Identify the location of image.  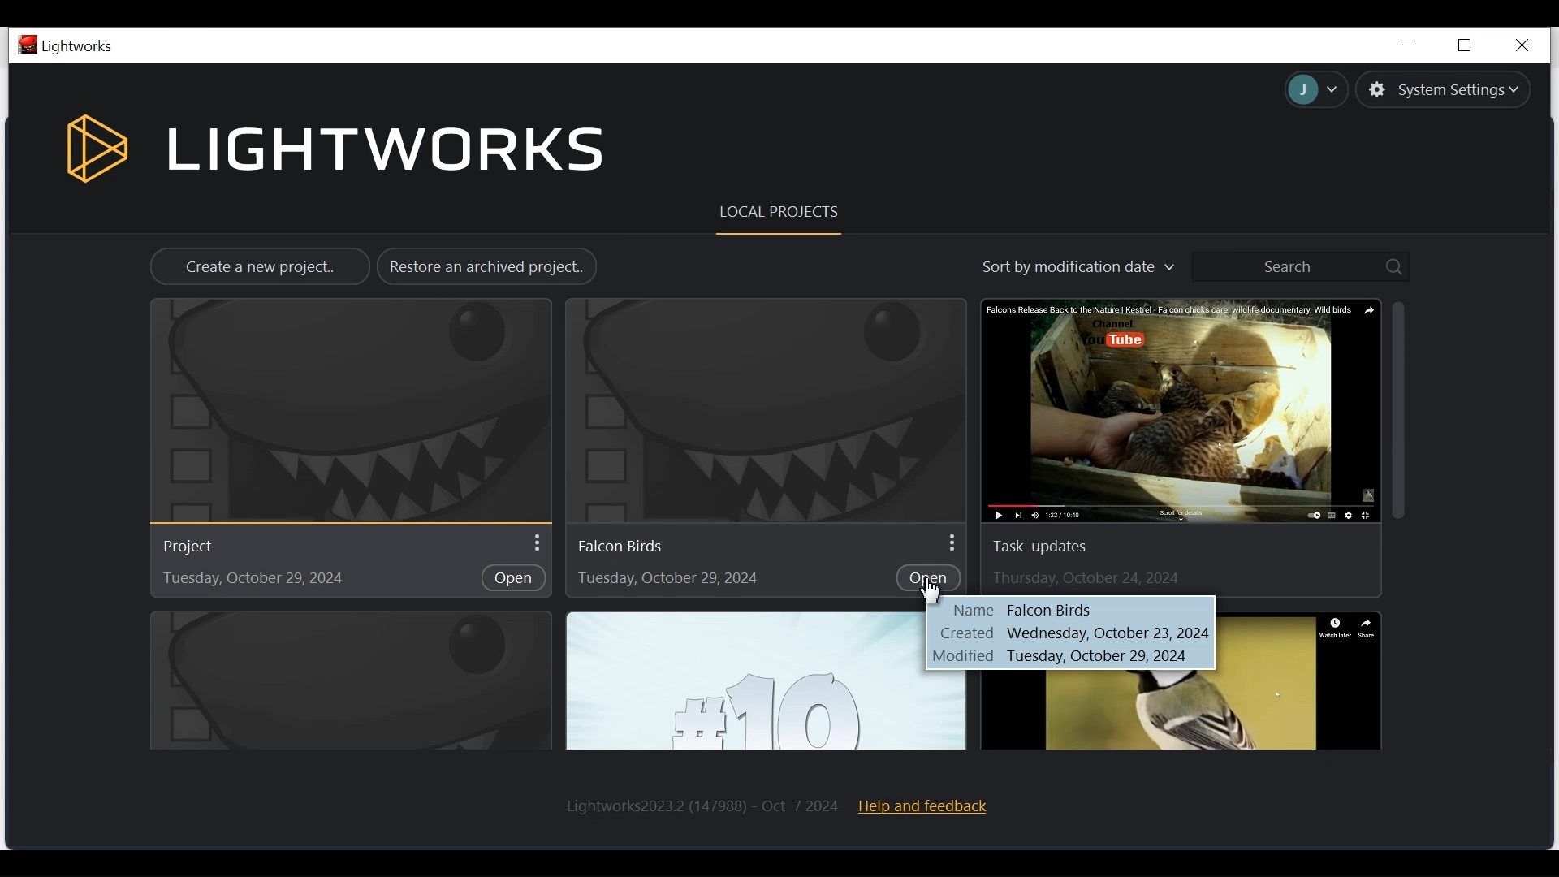
(349, 681).